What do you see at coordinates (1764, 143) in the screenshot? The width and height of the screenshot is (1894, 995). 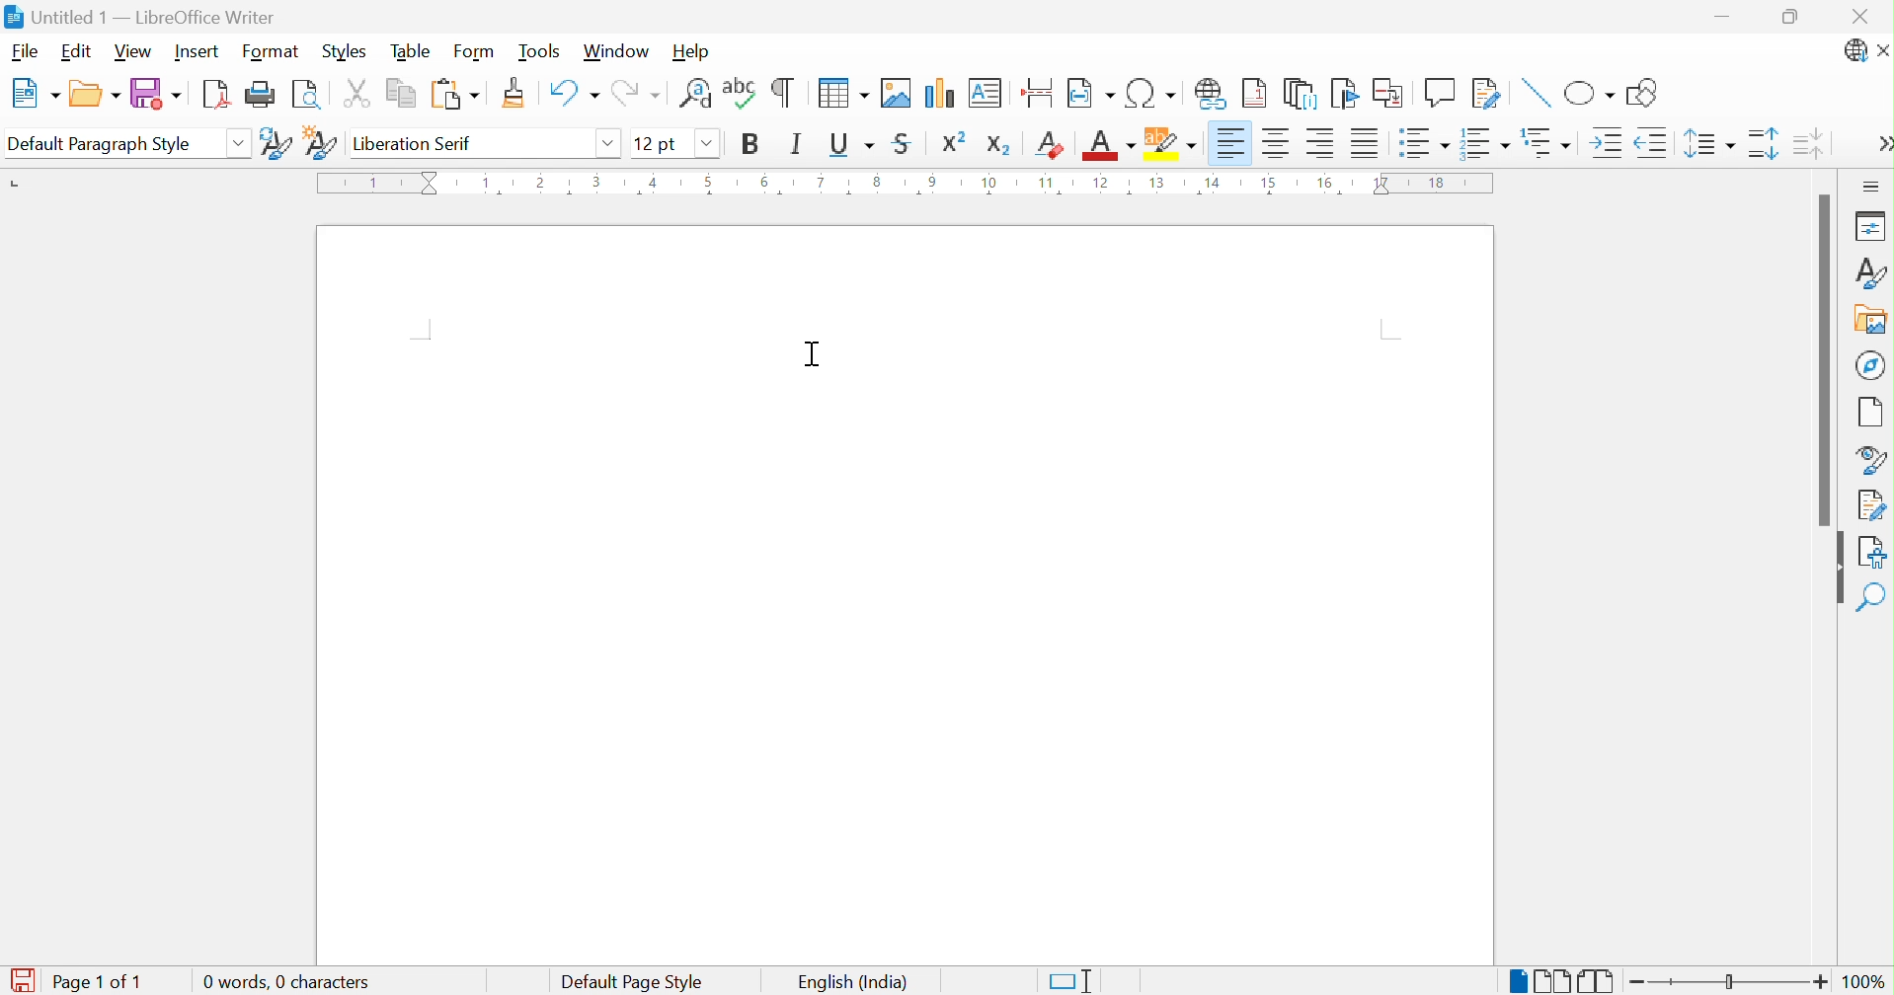 I see `INcrease paragraph sacing` at bounding box center [1764, 143].